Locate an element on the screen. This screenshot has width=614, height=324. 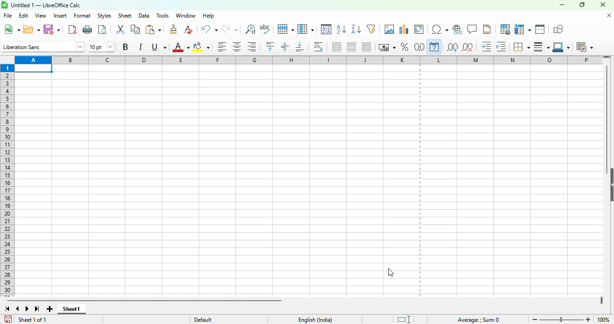
standard selection is located at coordinates (403, 319).